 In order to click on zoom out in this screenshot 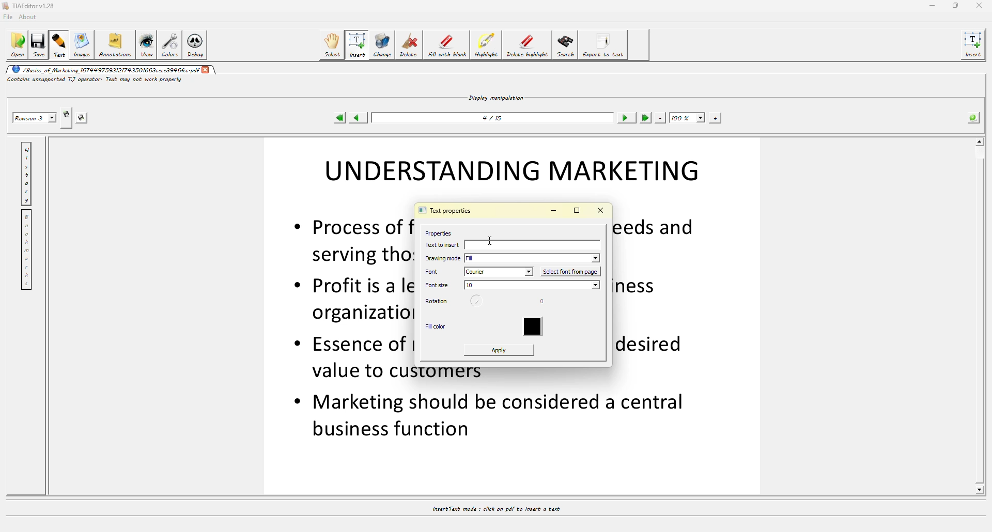, I will do `click(661, 117)`.